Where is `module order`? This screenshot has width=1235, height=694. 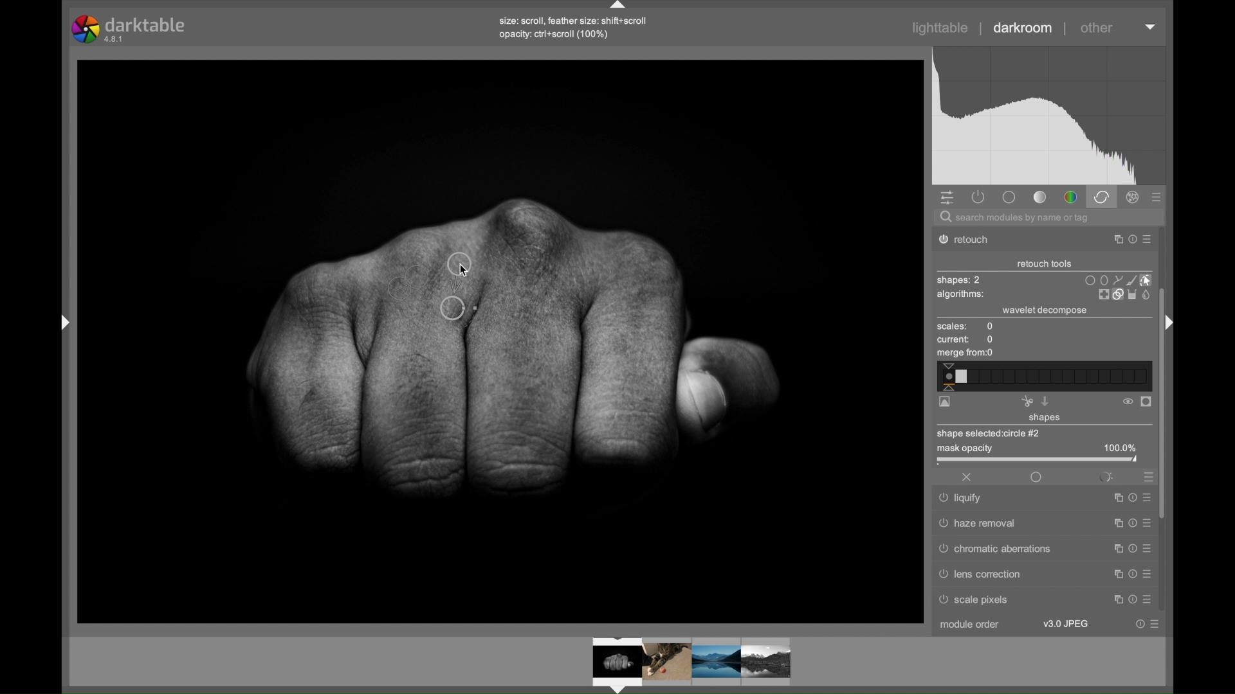 module order is located at coordinates (971, 626).